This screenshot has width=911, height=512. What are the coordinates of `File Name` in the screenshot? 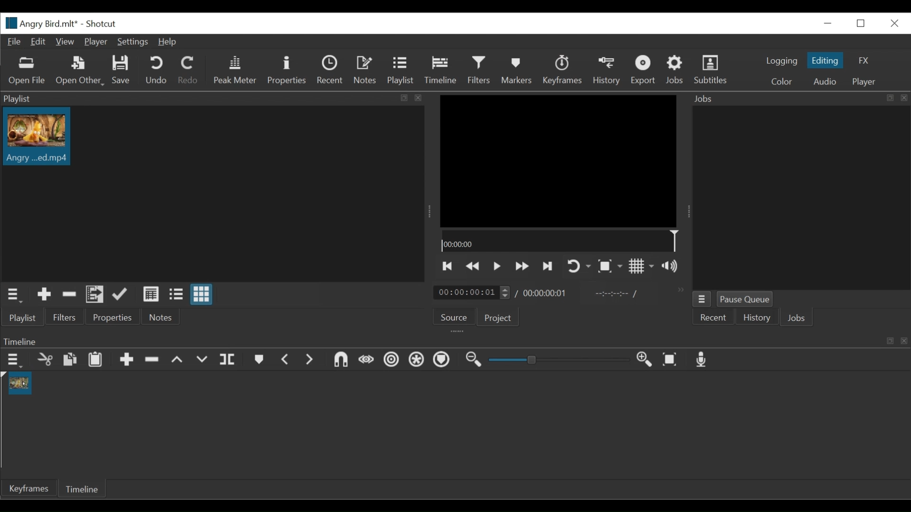 It's located at (40, 23).